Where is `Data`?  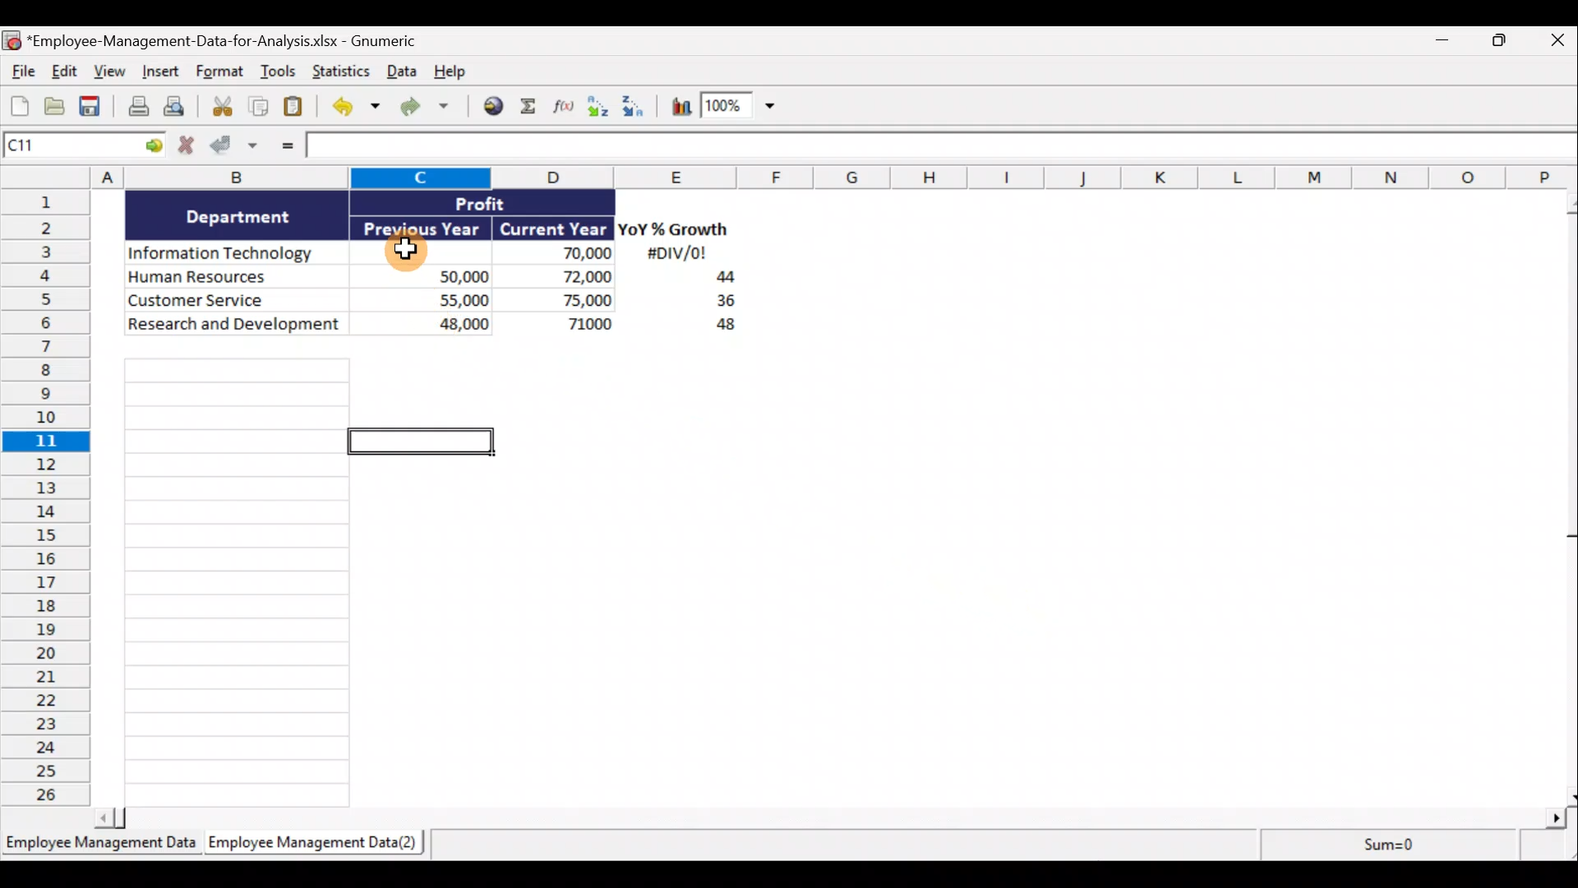 Data is located at coordinates (400, 71).